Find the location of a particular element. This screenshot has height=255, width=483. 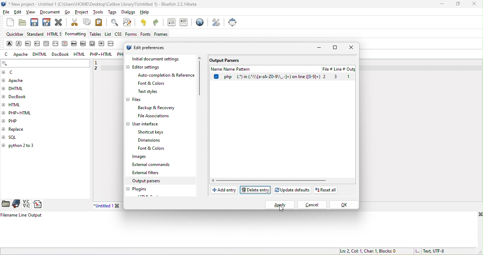

docbook is located at coordinates (62, 54).